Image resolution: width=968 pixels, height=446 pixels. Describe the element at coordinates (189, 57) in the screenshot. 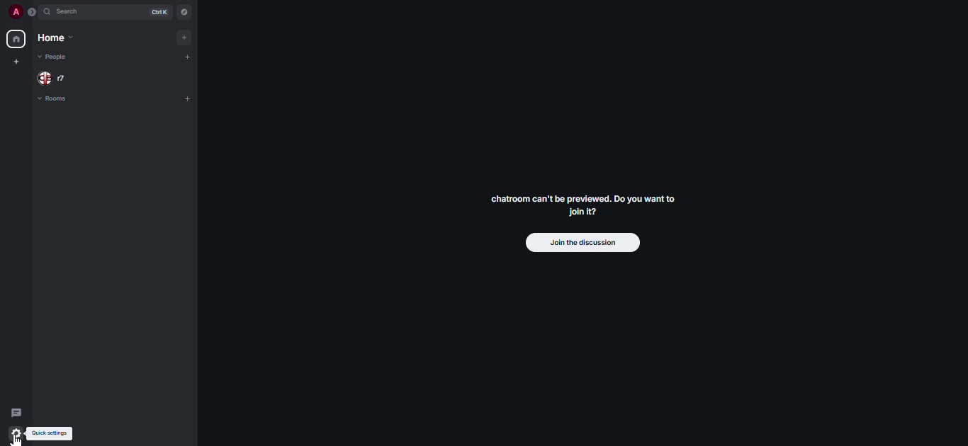

I see `add` at that location.